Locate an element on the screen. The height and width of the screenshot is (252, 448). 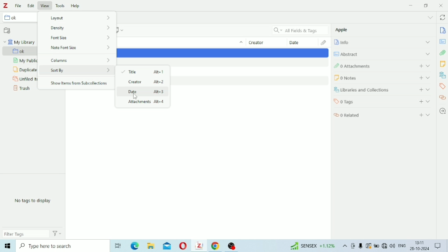
ok is located at coordinates (24, 51).